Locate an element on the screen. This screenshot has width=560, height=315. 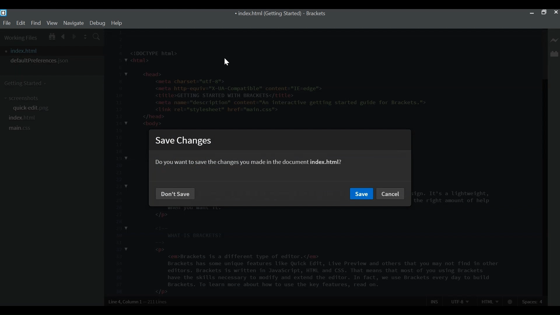
Vertical Scroll bar is located at coordinates (544, 188).